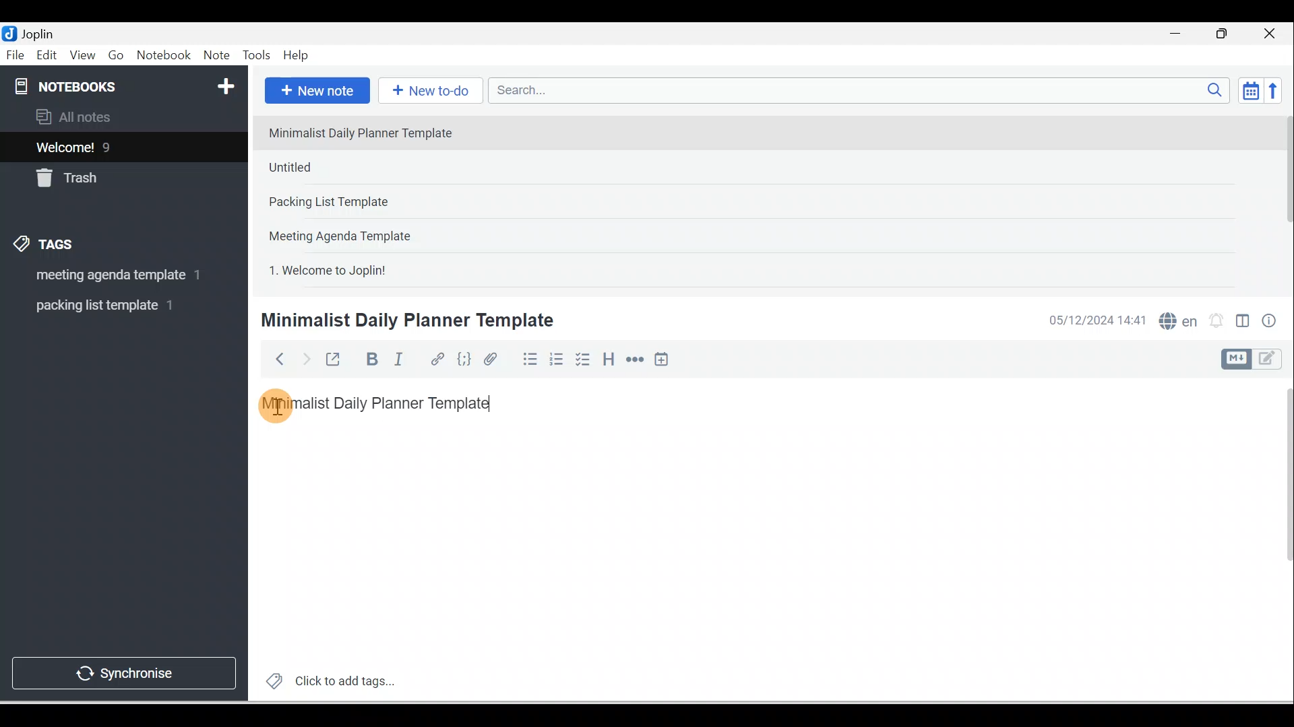  What do you see at coordinates (325, 679) in the screenshot?
I see `Click to add tags` at bounding box center [325, 679].